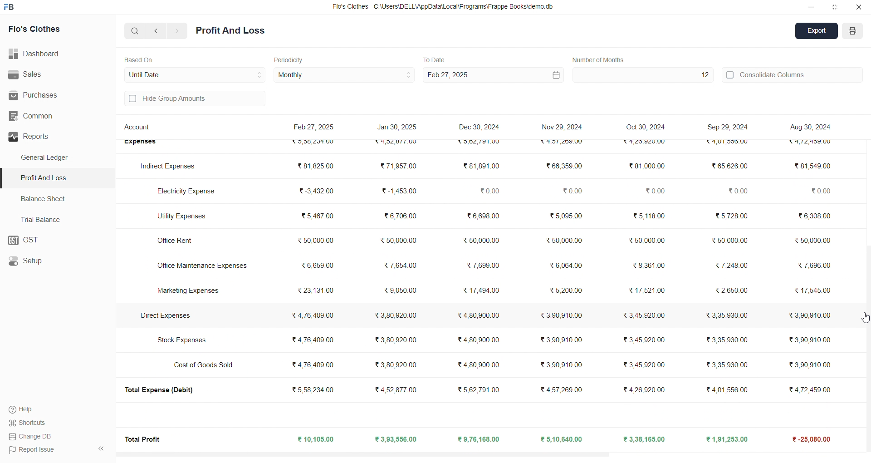  I want to click on Aug 30, 2024, so click(809, 127).